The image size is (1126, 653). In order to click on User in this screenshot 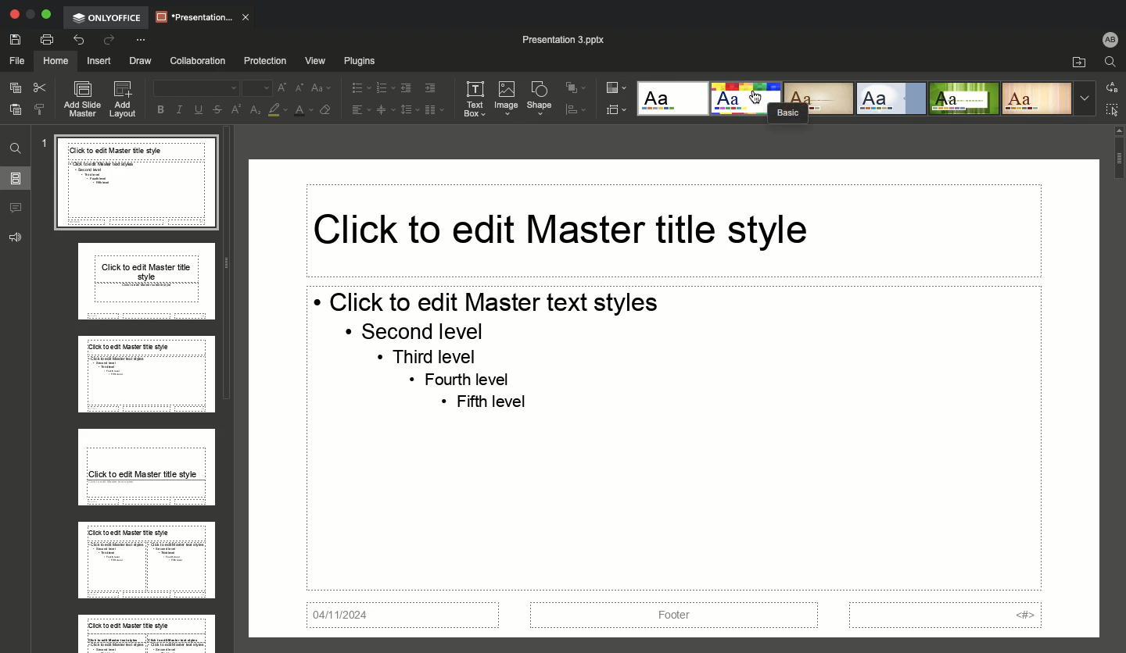, I will do `click(1109, 38)`.